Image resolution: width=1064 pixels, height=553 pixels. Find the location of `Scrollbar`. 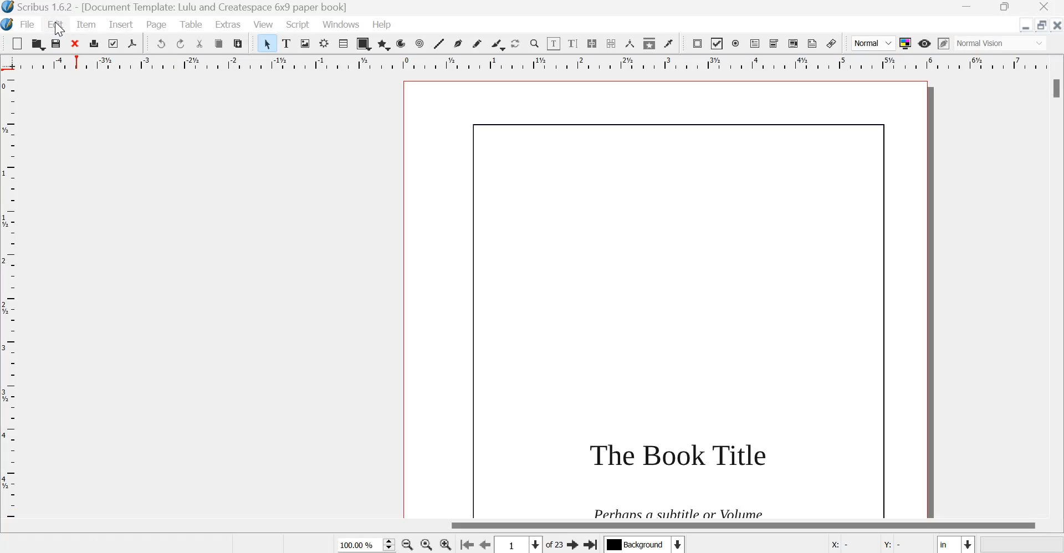

Scrollbar is located at coordinates (739, 525).